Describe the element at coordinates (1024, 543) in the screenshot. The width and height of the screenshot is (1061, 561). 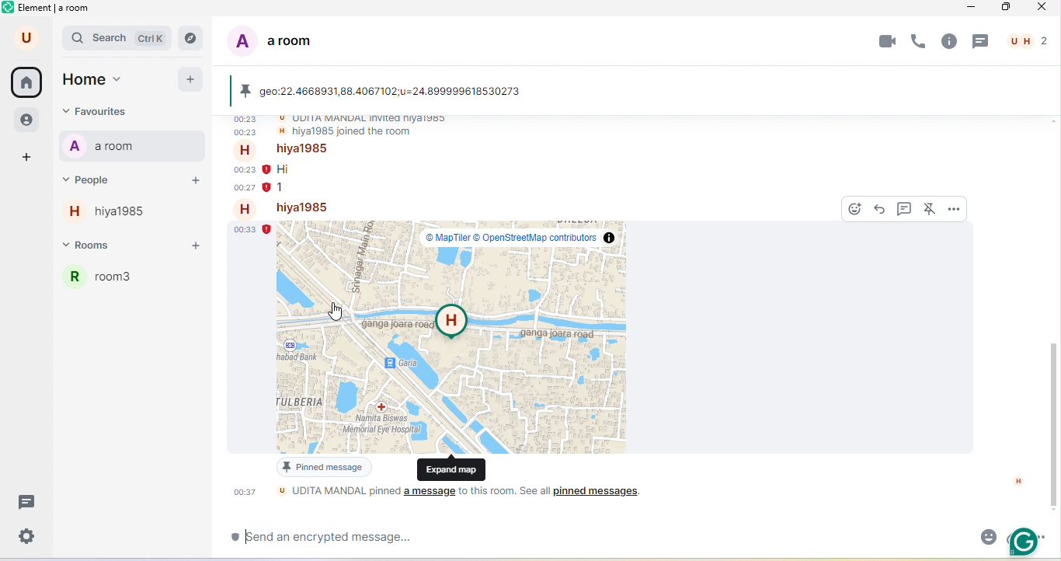
I see `grammarly extension` at that location.